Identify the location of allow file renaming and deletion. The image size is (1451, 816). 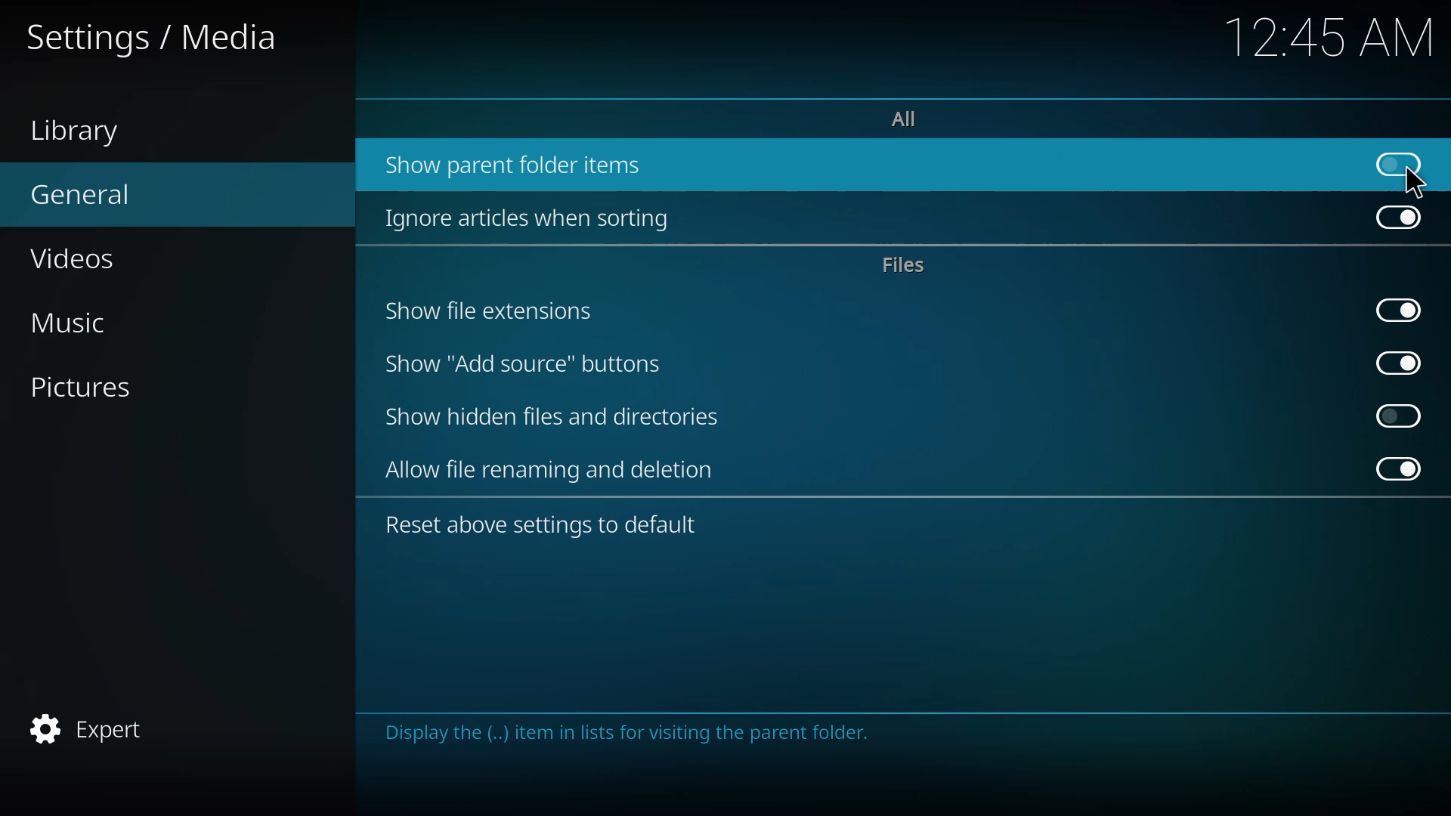
(554, 471).